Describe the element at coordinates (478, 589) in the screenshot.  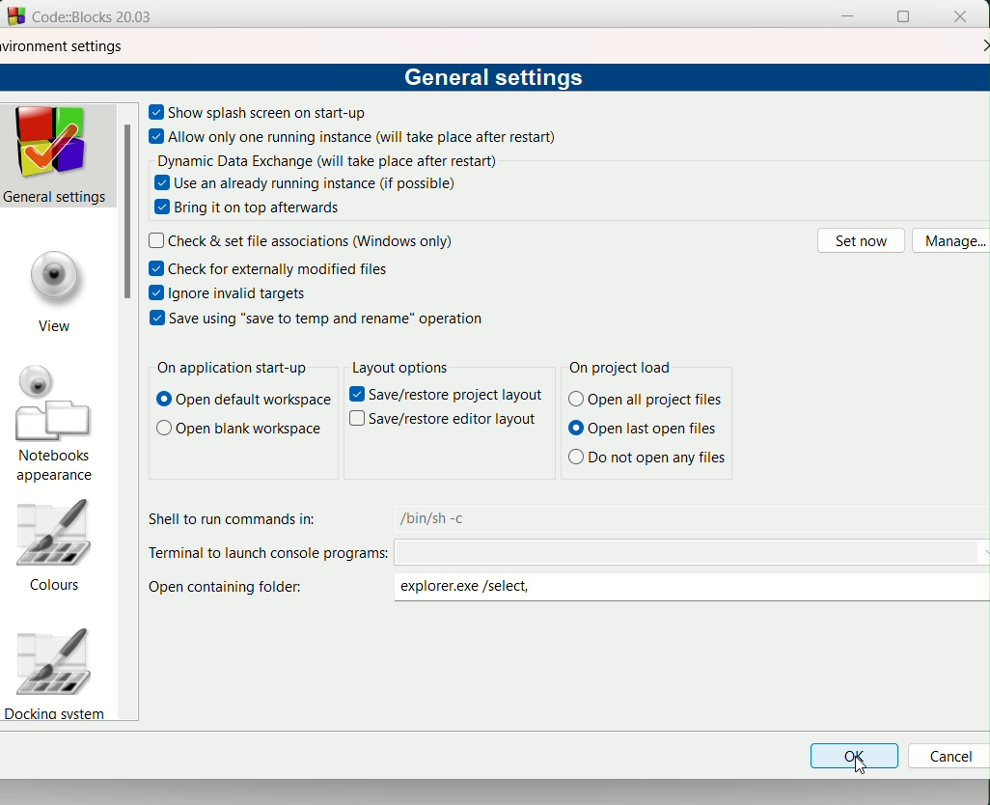
I see `folder path` at that location.